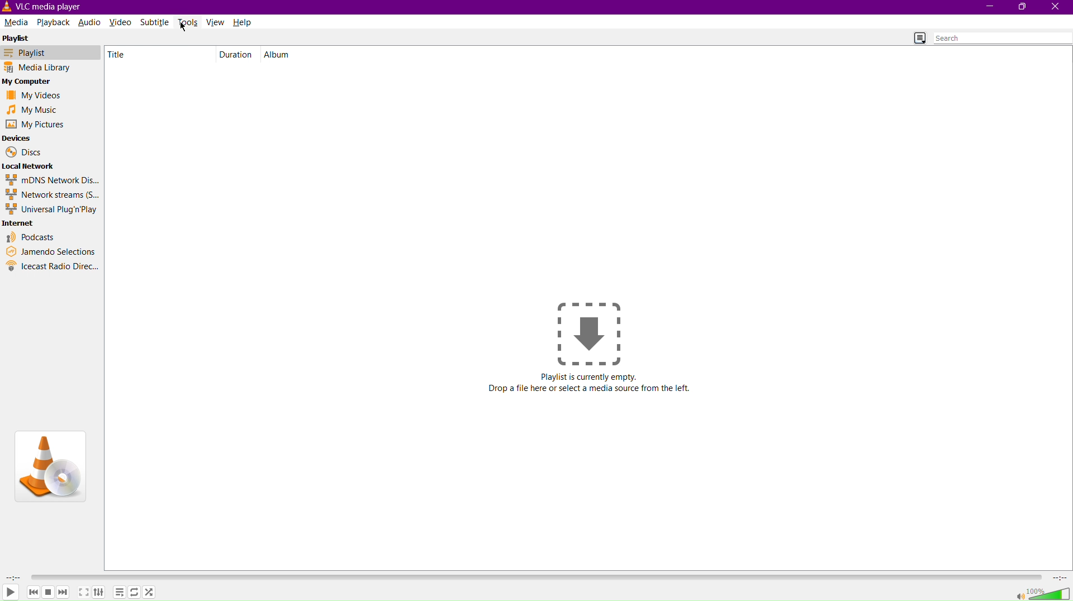 The image size is (1073, 601). What do you see at coordinates (150, 593) in the screenshot?
I see `Shuffle` at bounding box center [150, 593].